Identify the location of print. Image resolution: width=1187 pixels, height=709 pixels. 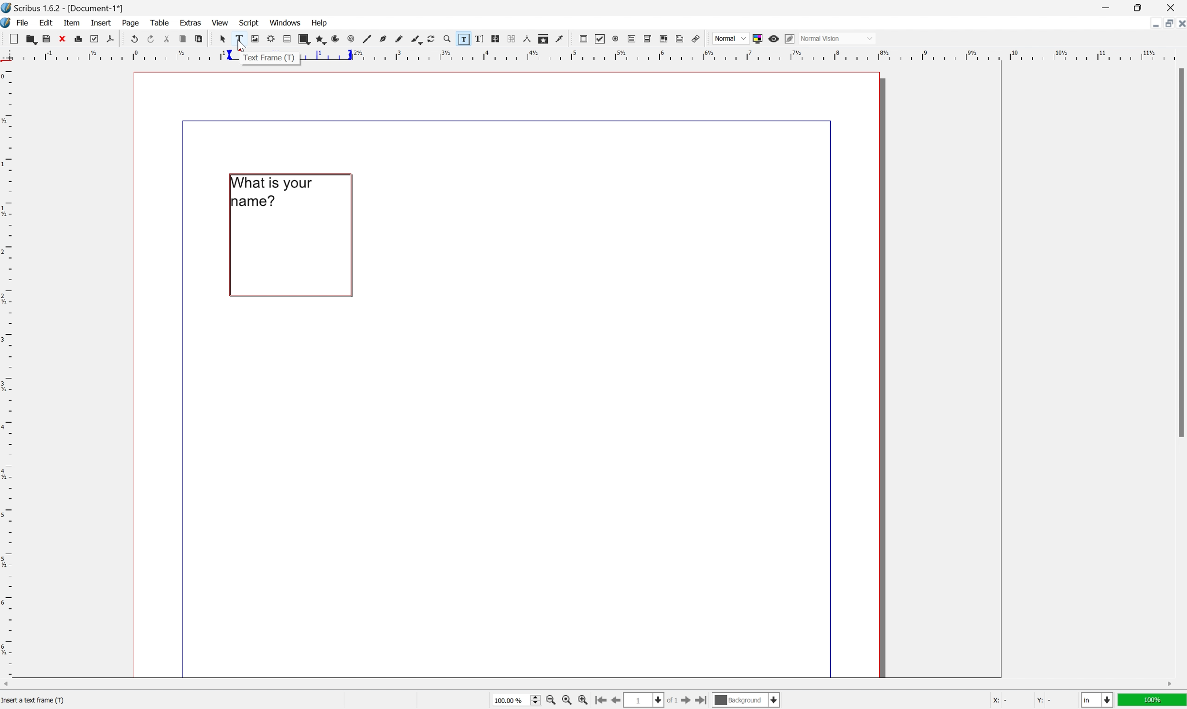
(79, 38).